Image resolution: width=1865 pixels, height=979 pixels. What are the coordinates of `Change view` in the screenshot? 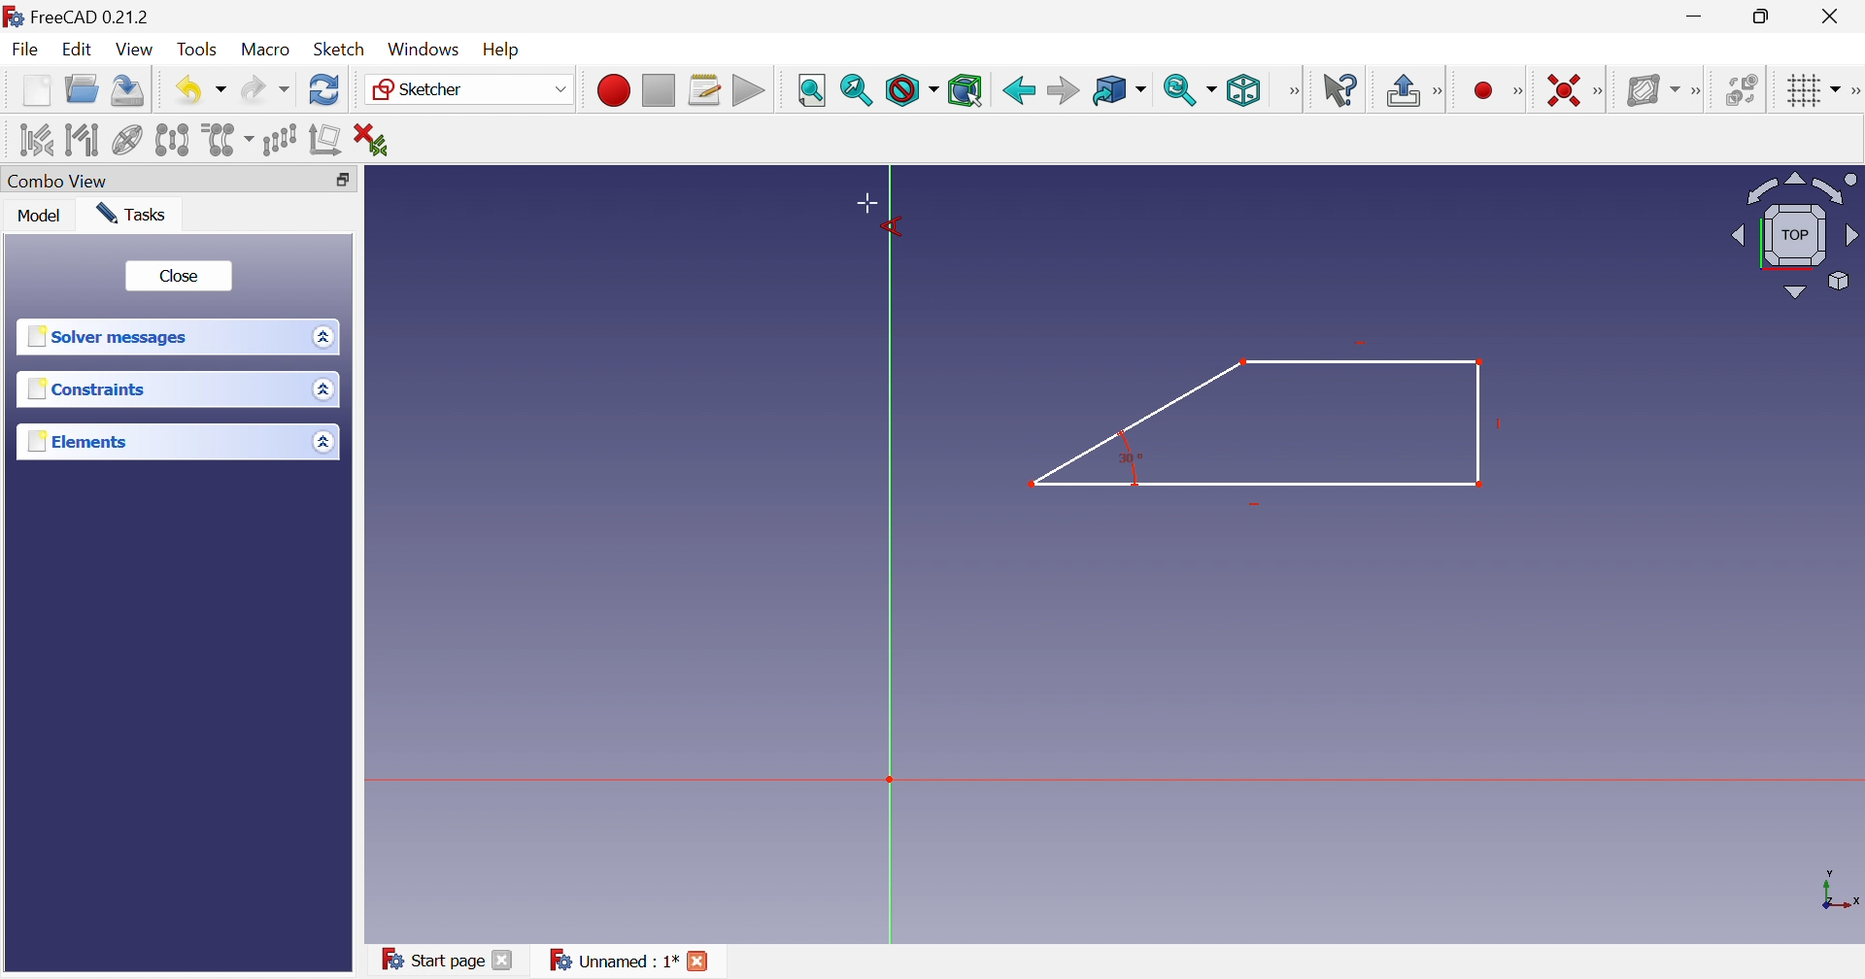 It's located at (342, 180).